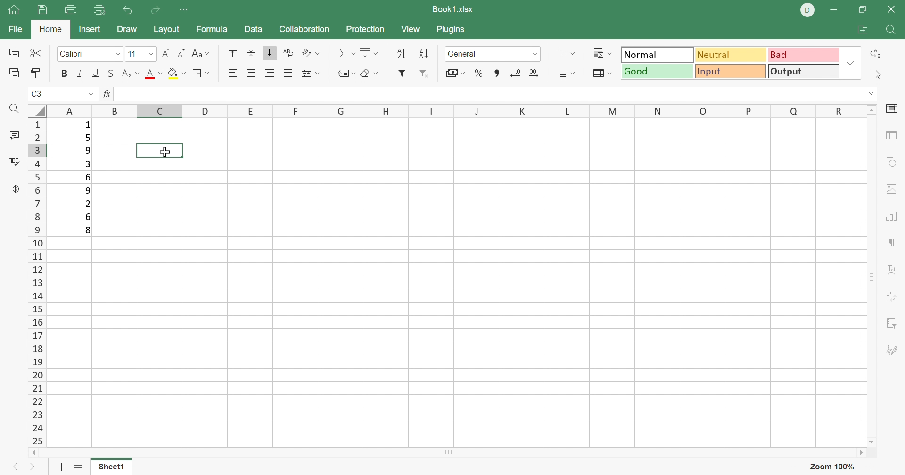 Image resolution: width=905 pixels, height=475 pixels. I want to click on 8, so click(87, 231).